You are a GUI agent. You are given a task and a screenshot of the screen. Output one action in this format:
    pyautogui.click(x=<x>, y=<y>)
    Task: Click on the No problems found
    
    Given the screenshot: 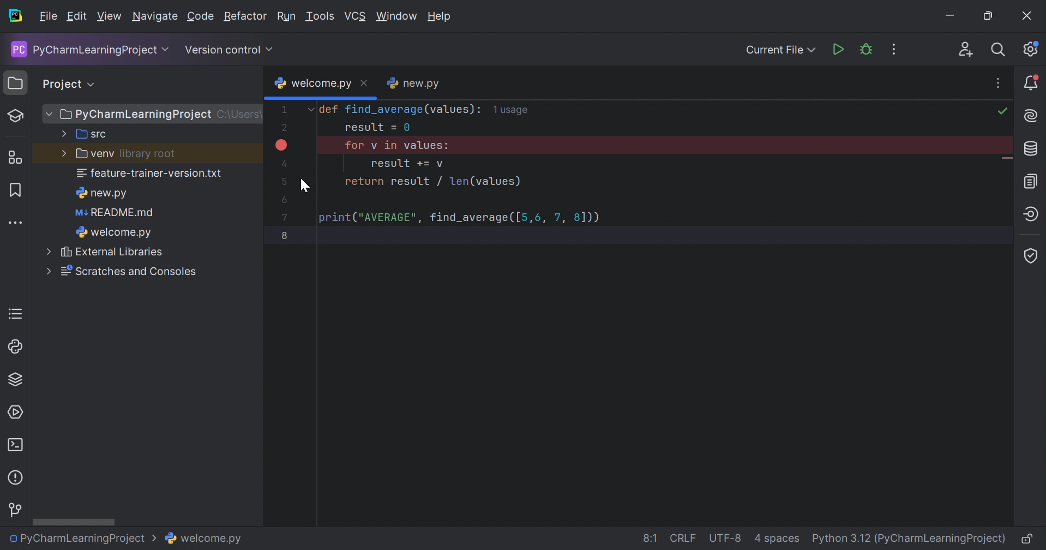 What is the action you would take?
    pyautogui.click(x=1002, y=112)
    